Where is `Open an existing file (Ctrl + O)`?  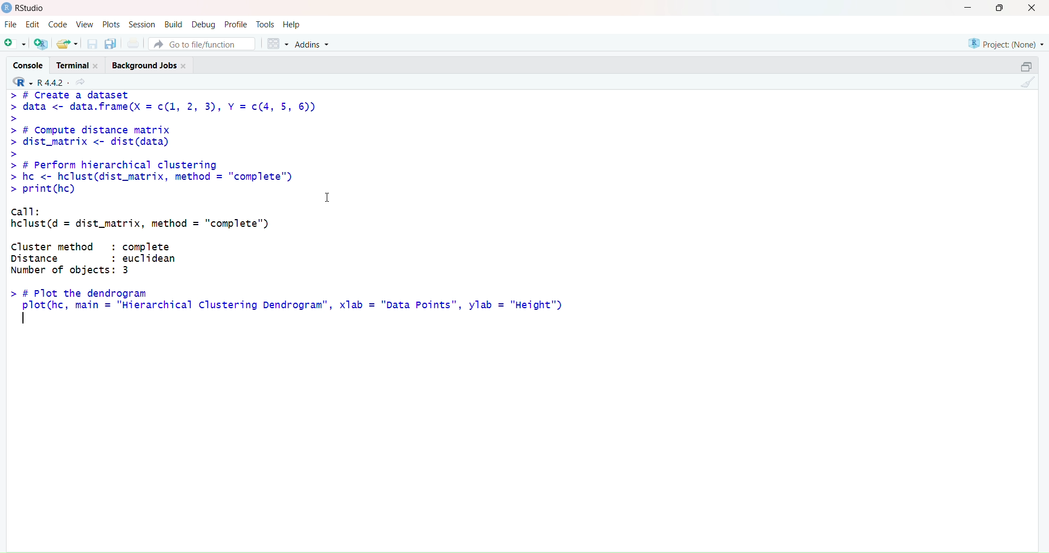
Open an existing file (Ctrl + O) is located at coordinates (67, 43).